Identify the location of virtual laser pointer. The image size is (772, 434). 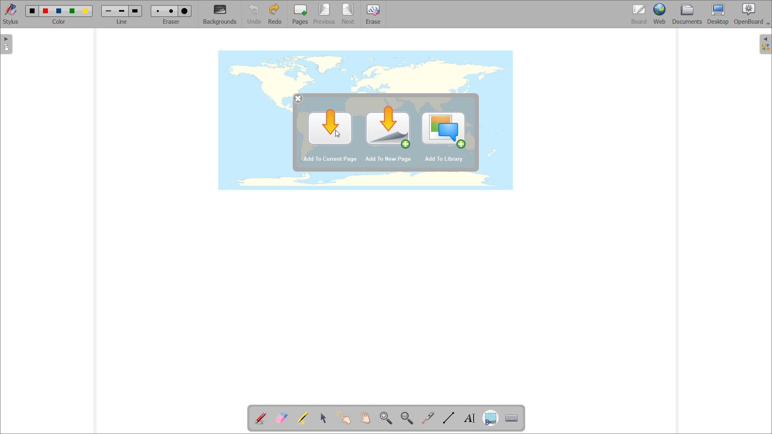
(427, 418).